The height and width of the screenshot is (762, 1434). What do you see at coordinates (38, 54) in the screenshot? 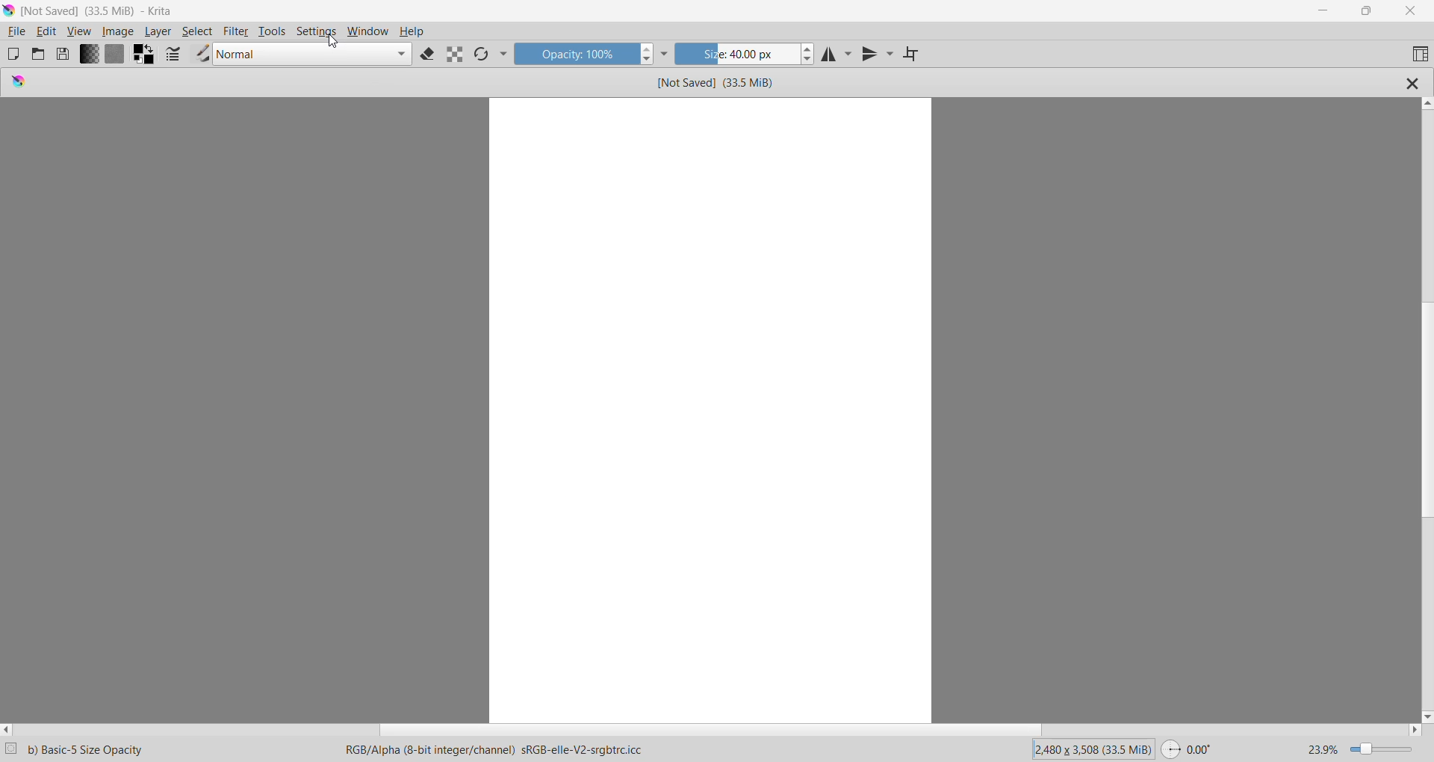
I see `Open an Existing Document` at bounding box center [38, 54].